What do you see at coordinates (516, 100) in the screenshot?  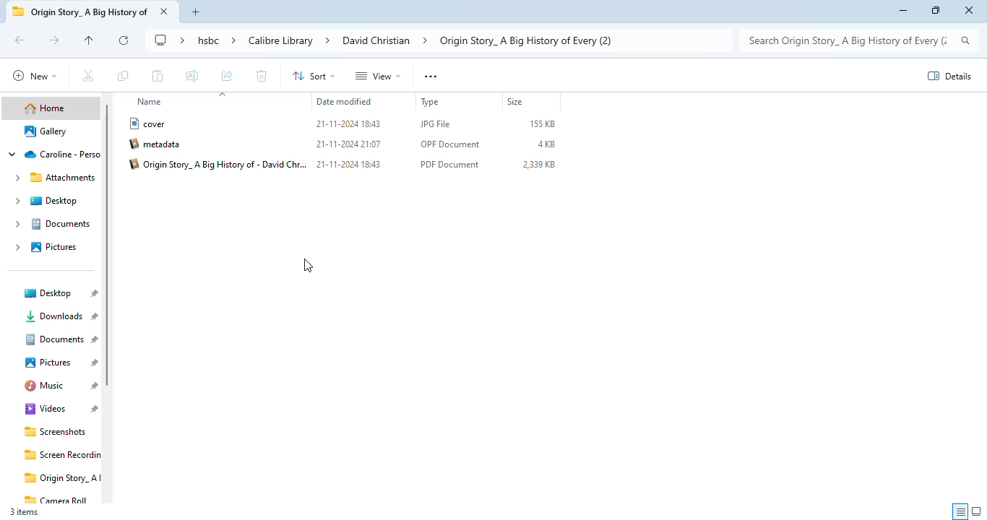 I see `size` at bounding box center [516, 100].